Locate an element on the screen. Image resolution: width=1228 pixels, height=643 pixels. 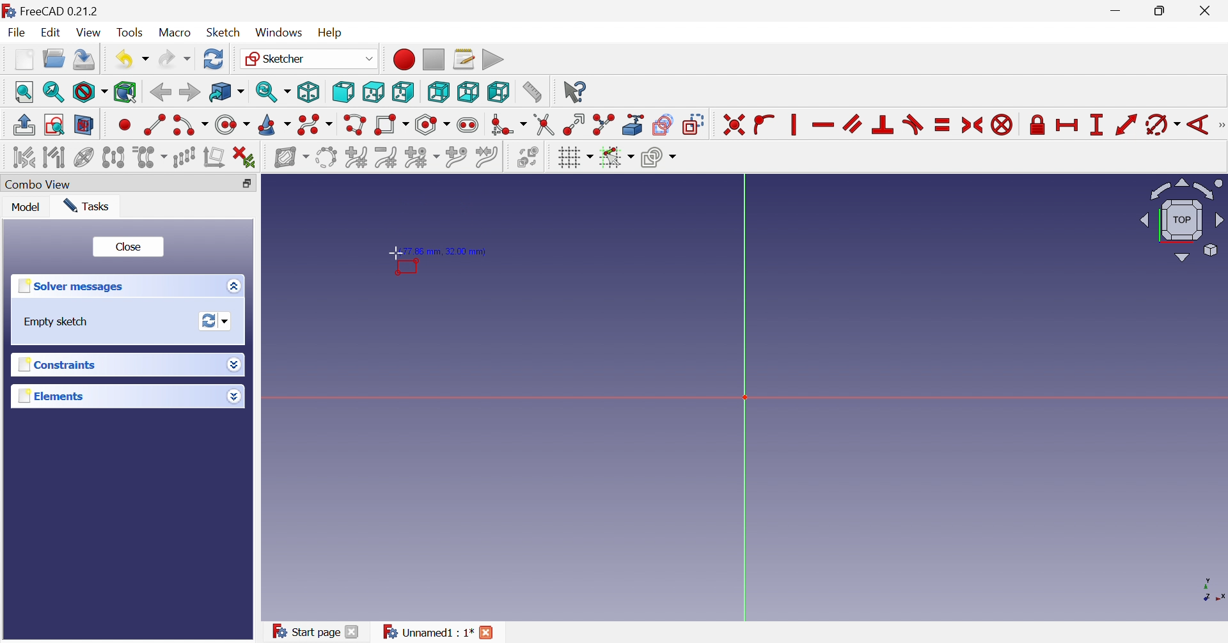
Execute macro is located at coordinates (493, 60).